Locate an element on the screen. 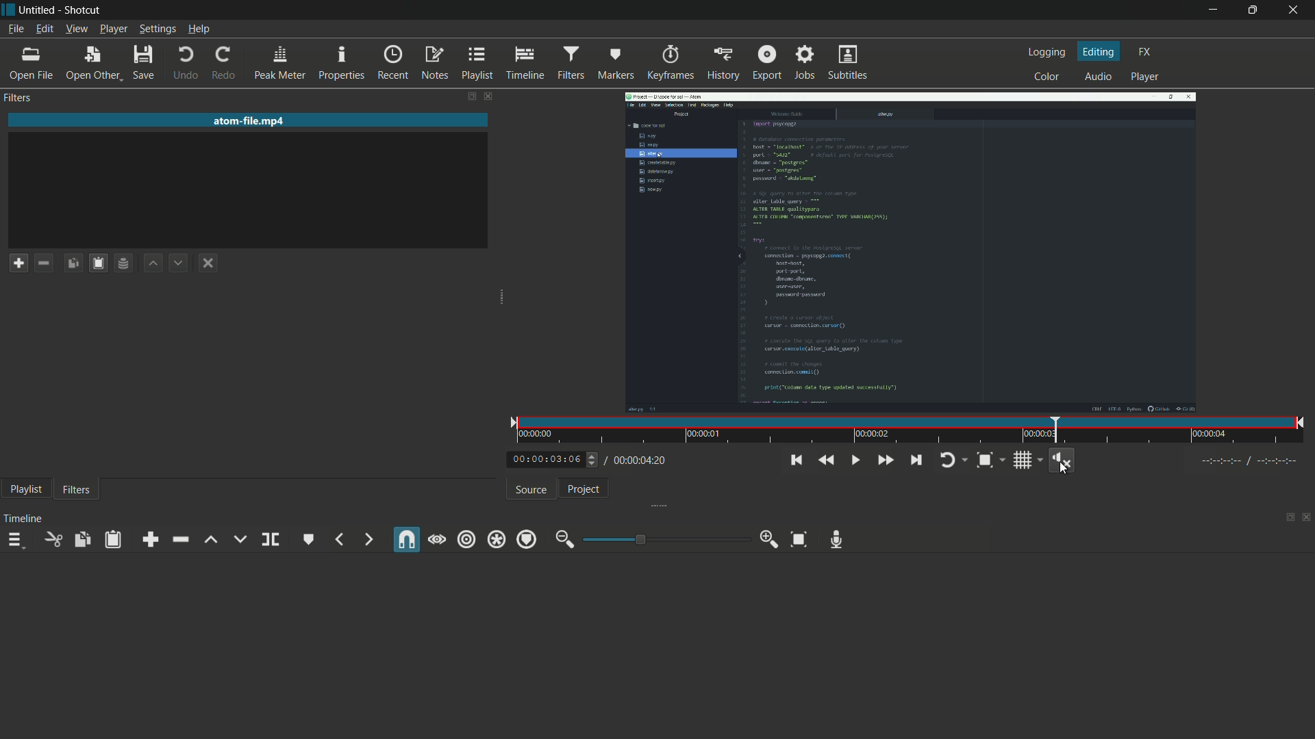  color is located at coordinates (1046, 77).